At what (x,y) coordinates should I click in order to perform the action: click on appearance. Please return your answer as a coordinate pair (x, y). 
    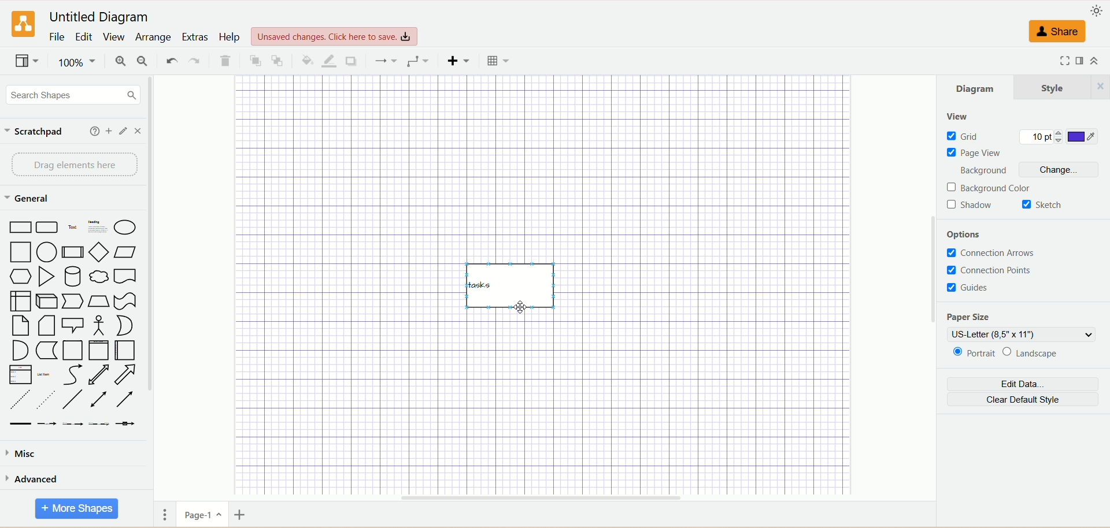
    Looking at the image, I should click on (1096, 11).